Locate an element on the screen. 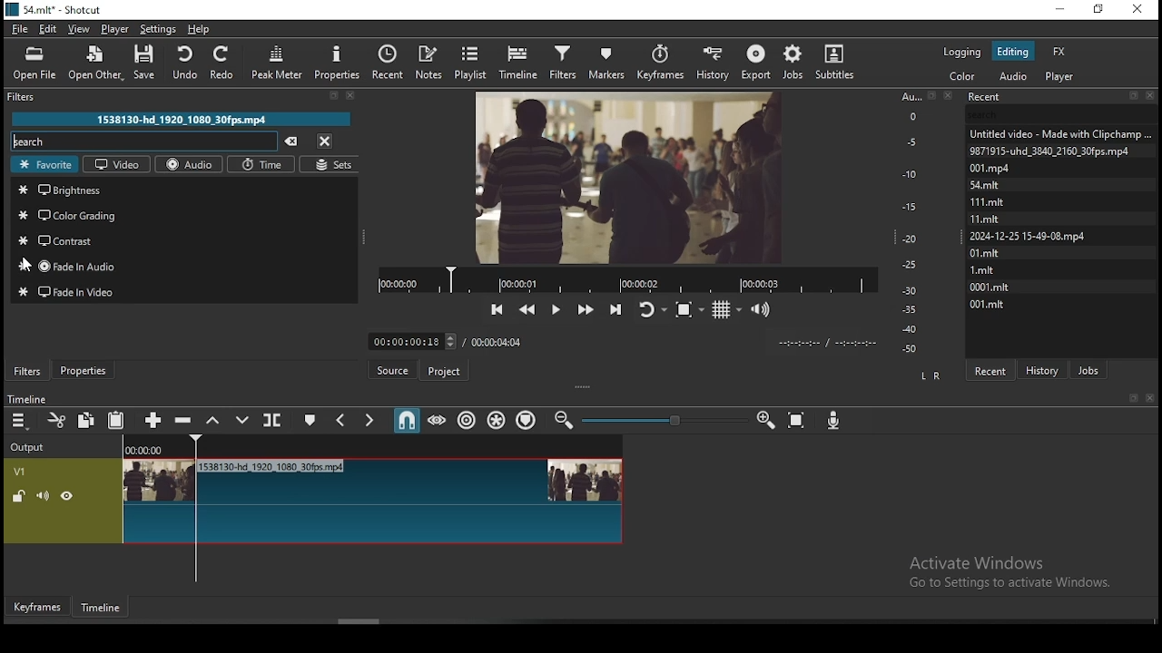 The height and width of the screenshot is (653, 1162). split at playhead is located at coordinates (272, 419).